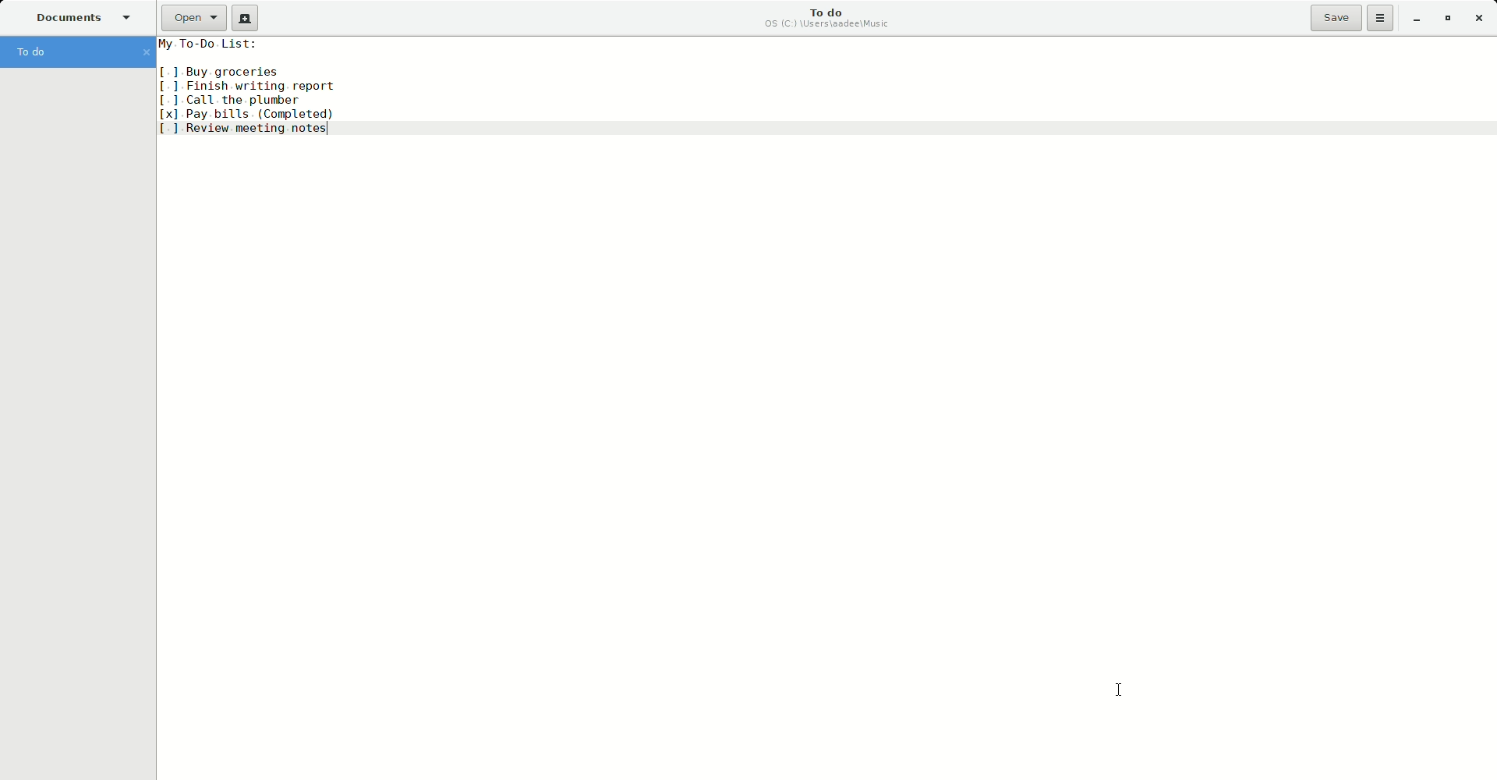 The height and width of the screenshot is (780, 1497). Describe the element at coordinates (84, 16) in the screenshot. I see `Documents` at that location.